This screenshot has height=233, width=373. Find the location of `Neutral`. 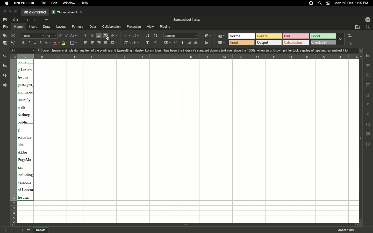

Neutral is located at coordinates (269, 36).